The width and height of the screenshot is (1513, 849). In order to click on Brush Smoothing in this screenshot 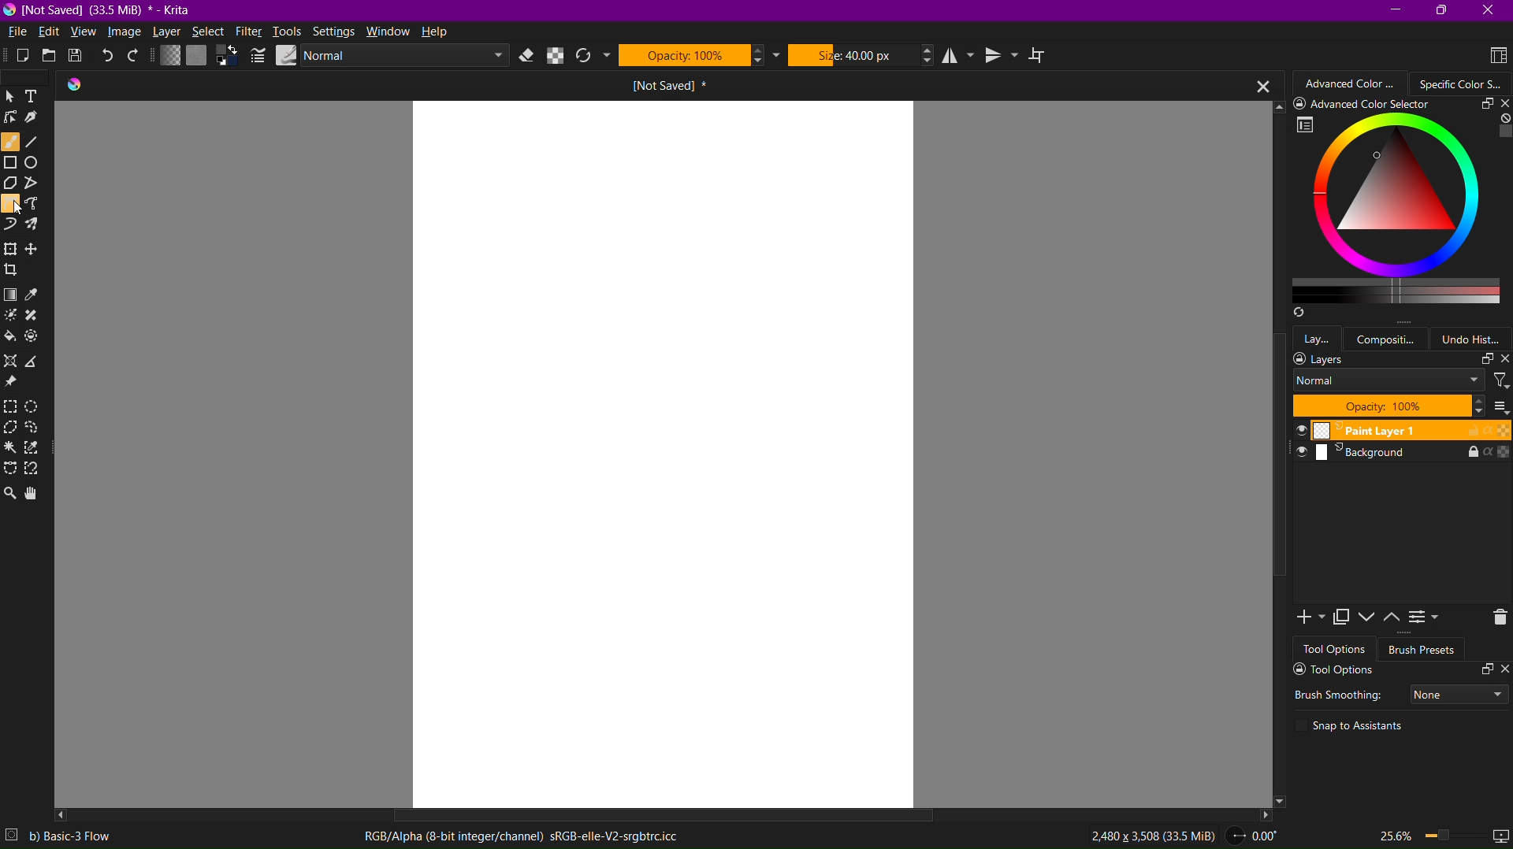, I will do `click(1401, 694)`.